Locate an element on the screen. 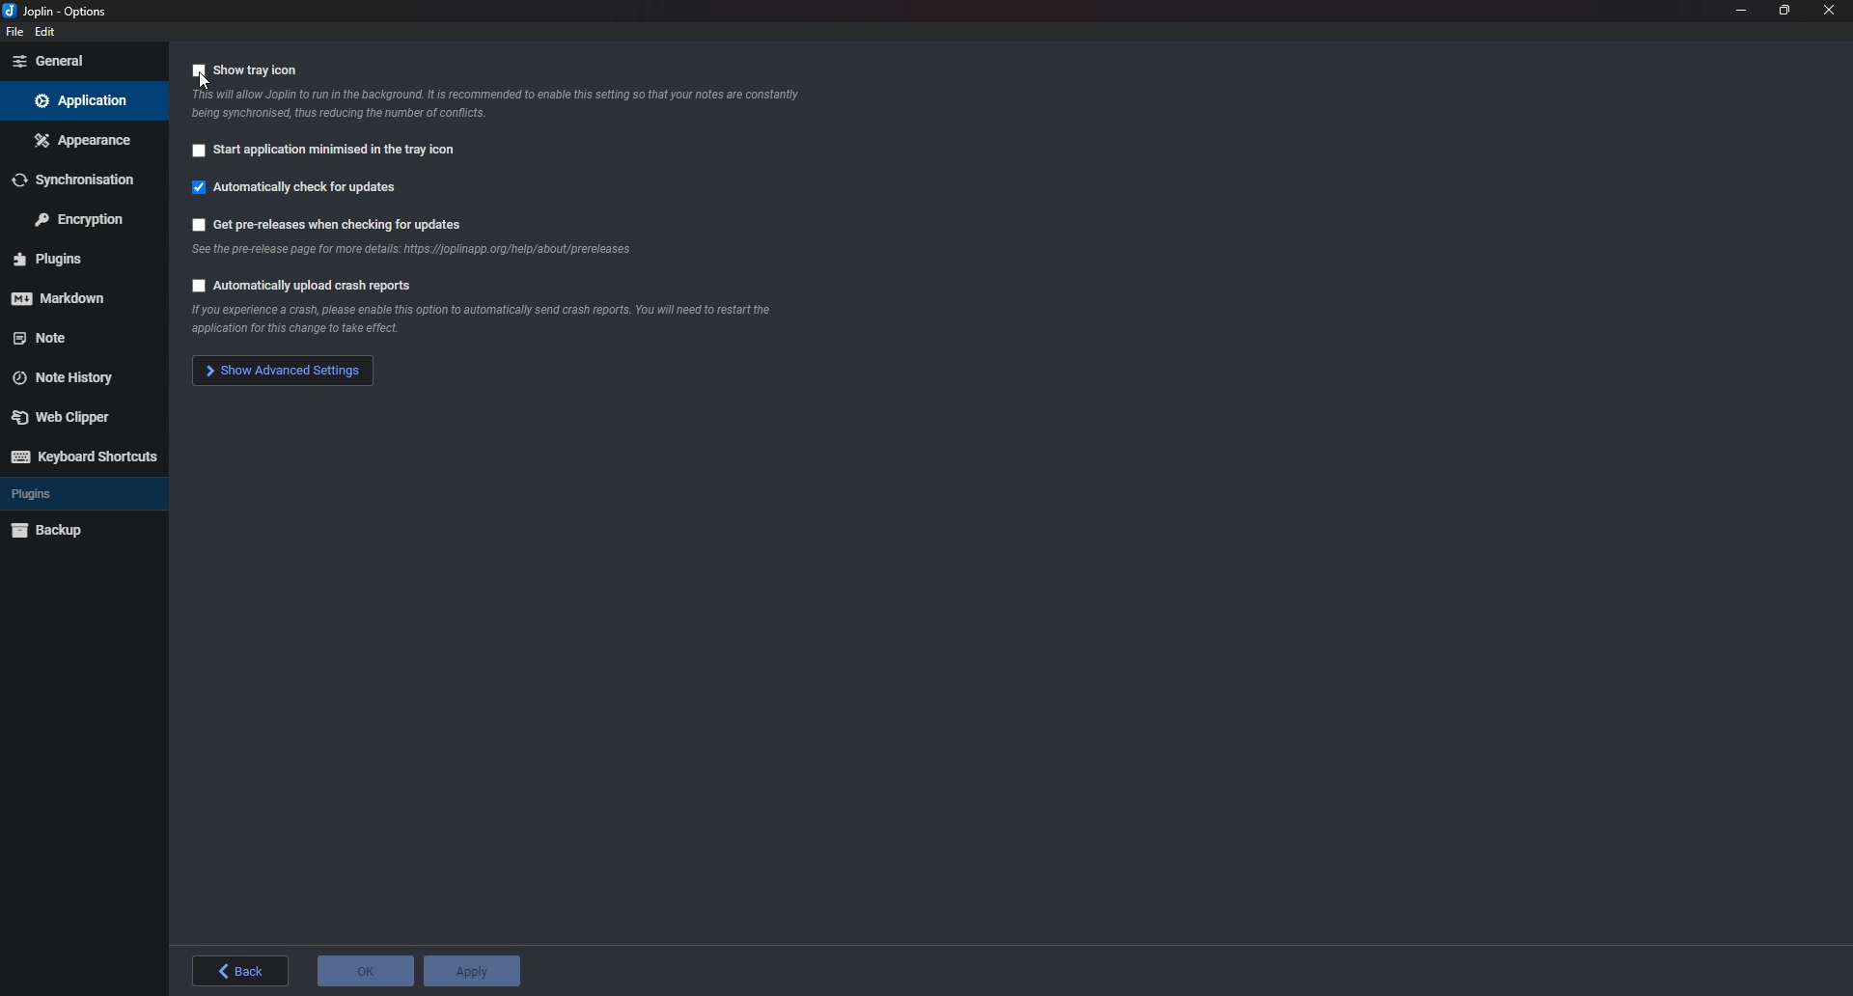  plugins is located at coordinates (75, 258).